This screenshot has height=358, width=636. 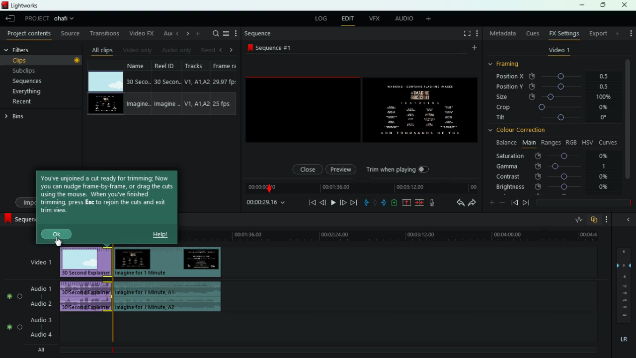 What do you see at coordinates (272, 47) in the screenshot?
I see `sequence` at bounding box center [272, 47].